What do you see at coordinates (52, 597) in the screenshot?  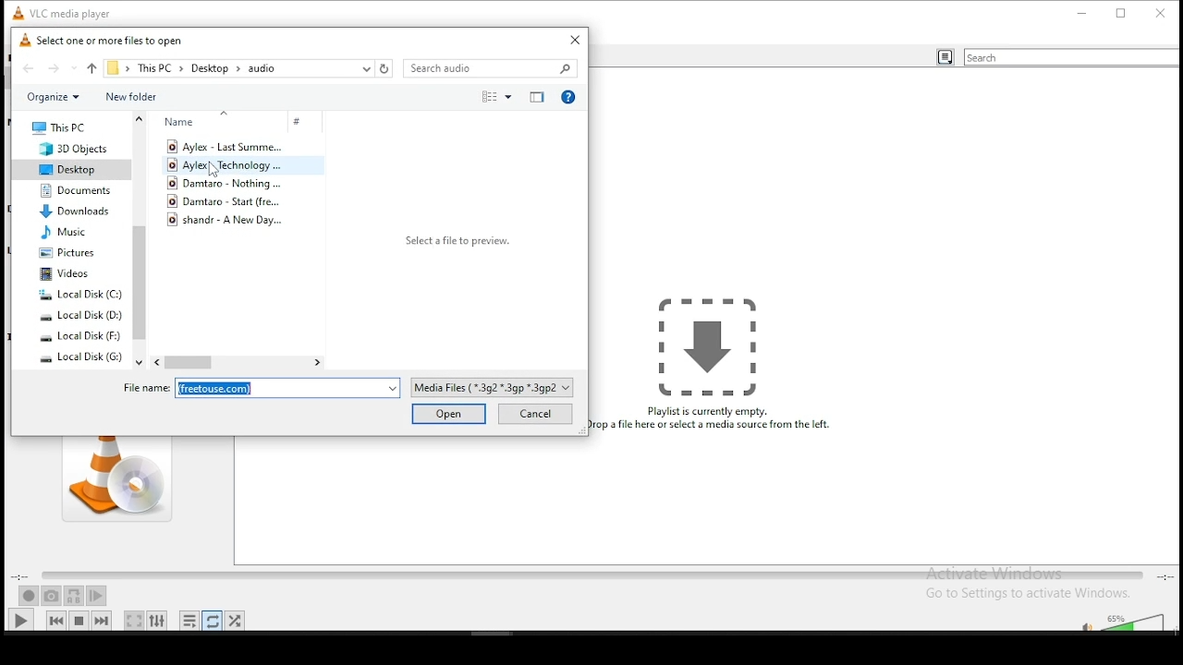 I see `take a snapshot` at bounding box center [52, 597].